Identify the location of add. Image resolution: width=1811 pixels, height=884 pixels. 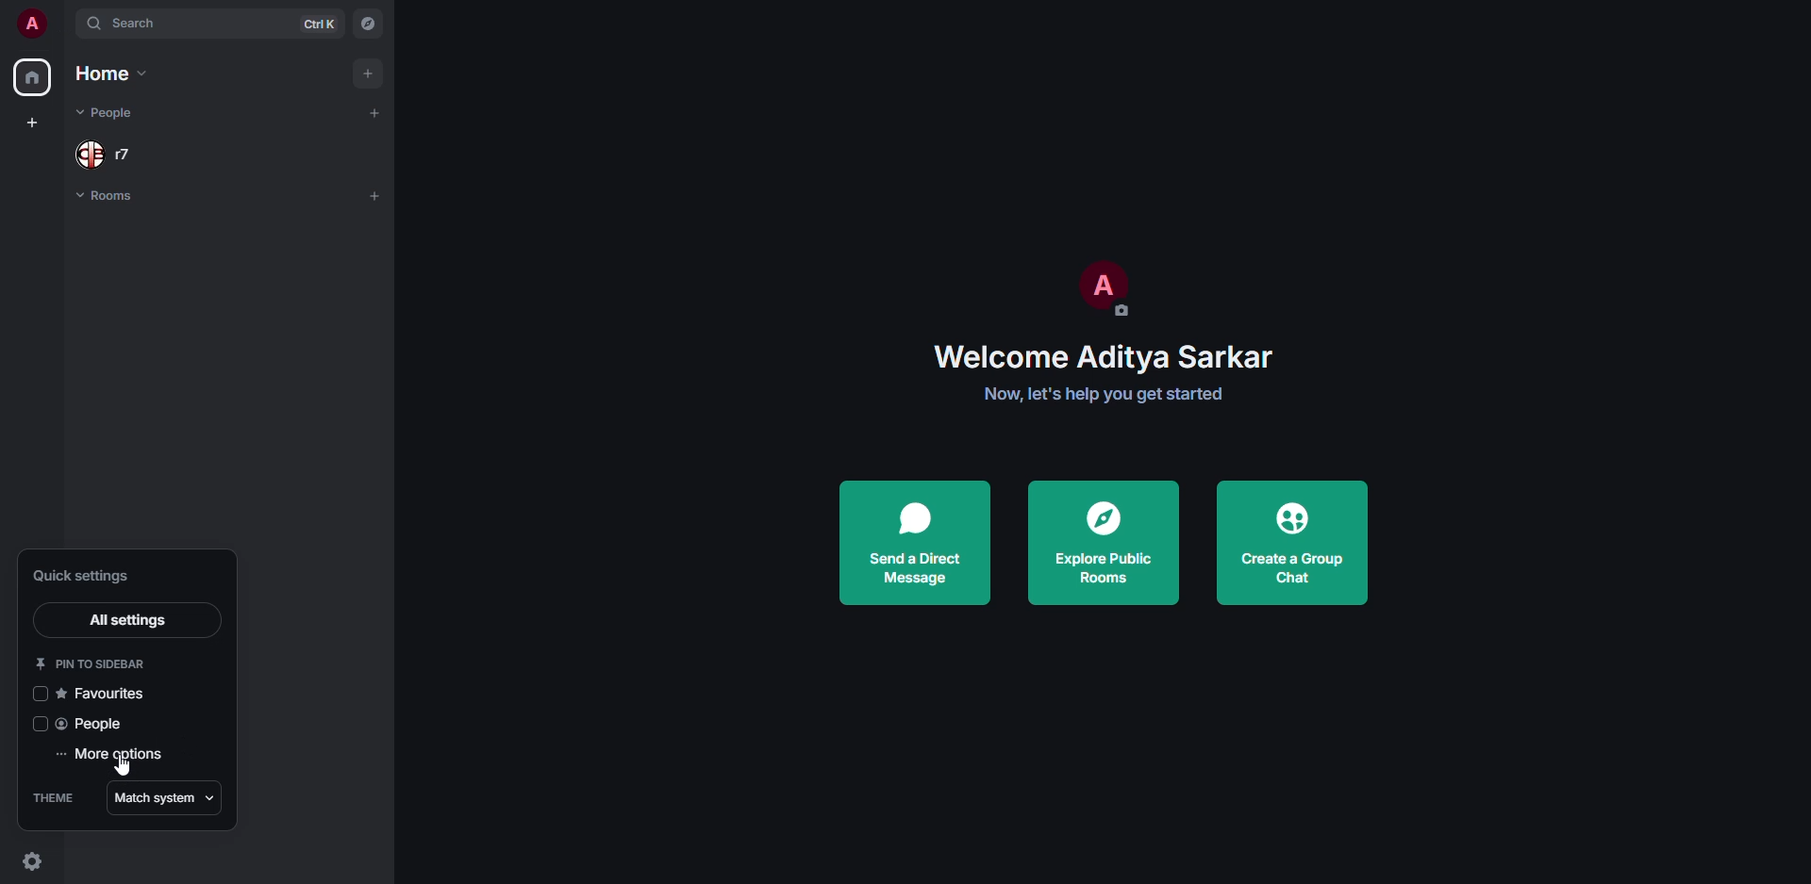
(368, 72).